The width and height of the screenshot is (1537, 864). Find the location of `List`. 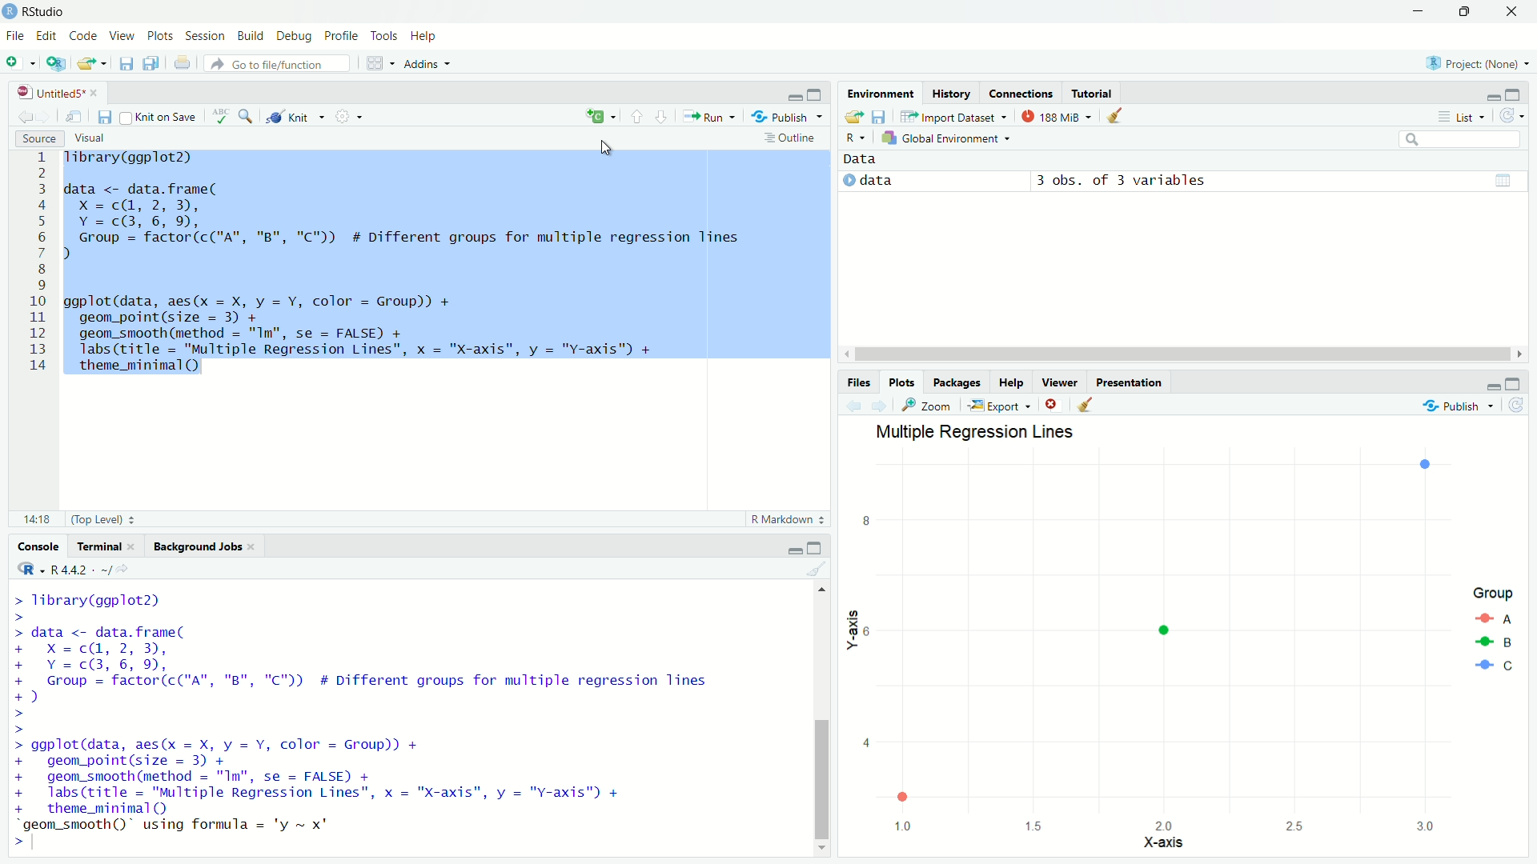

List is located at coordinates (1459, 115).